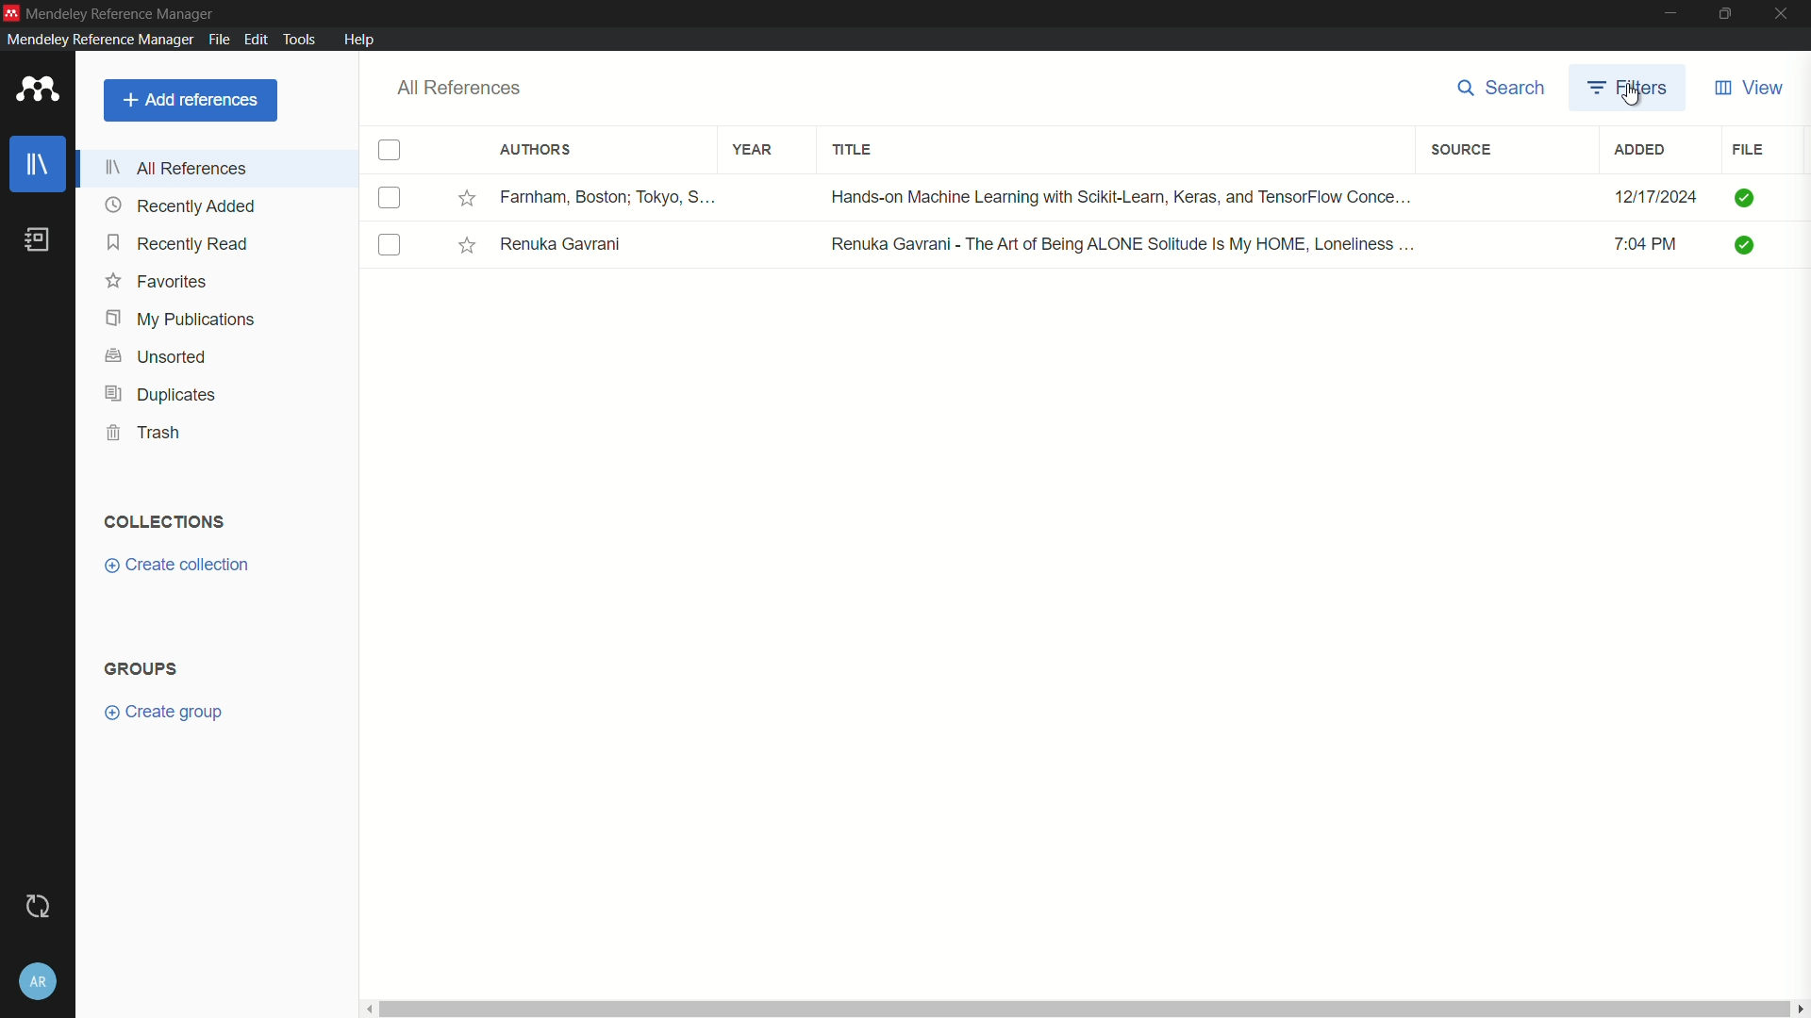  I want to click on all references, so click(462, 88).